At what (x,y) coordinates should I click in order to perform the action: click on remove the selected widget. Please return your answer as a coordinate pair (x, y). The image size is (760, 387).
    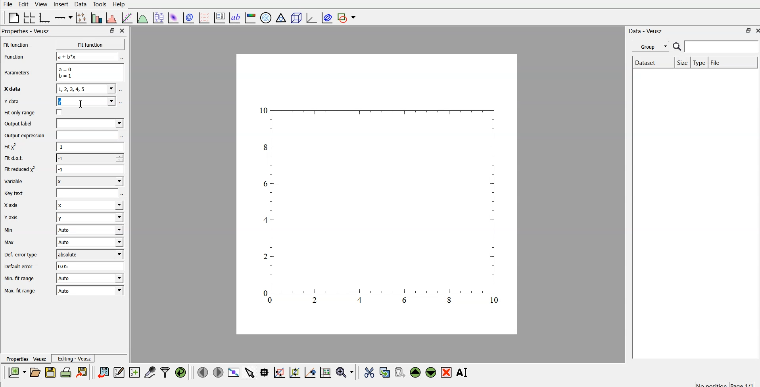
    Looking at the image, I should click on (447, 373).